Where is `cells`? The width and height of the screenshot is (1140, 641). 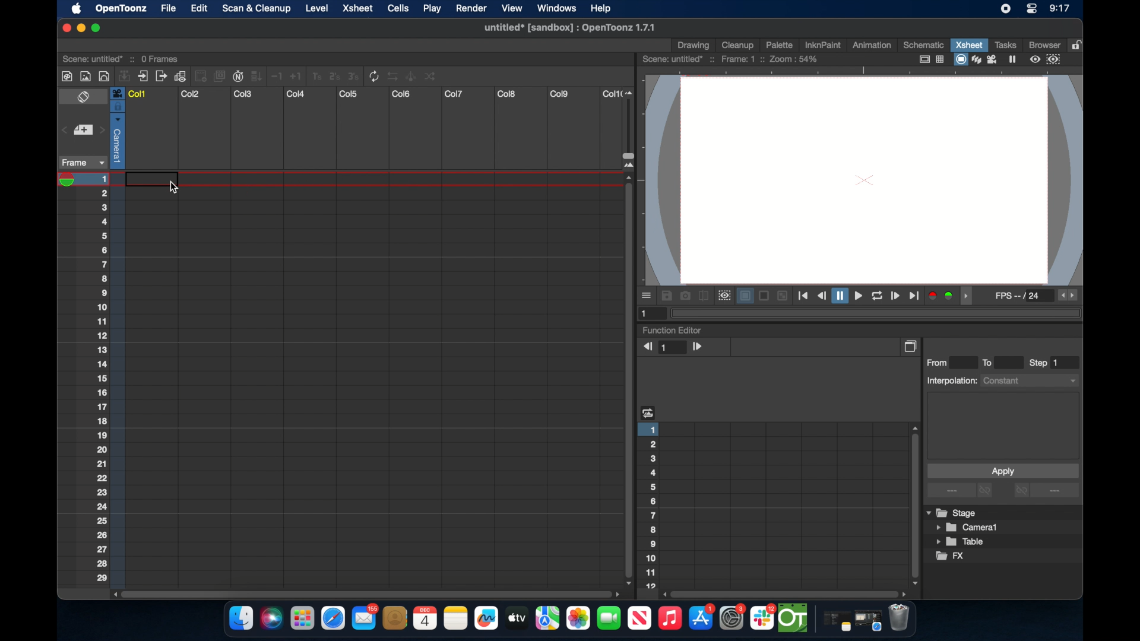
cells is located at coordinates (398, 8).